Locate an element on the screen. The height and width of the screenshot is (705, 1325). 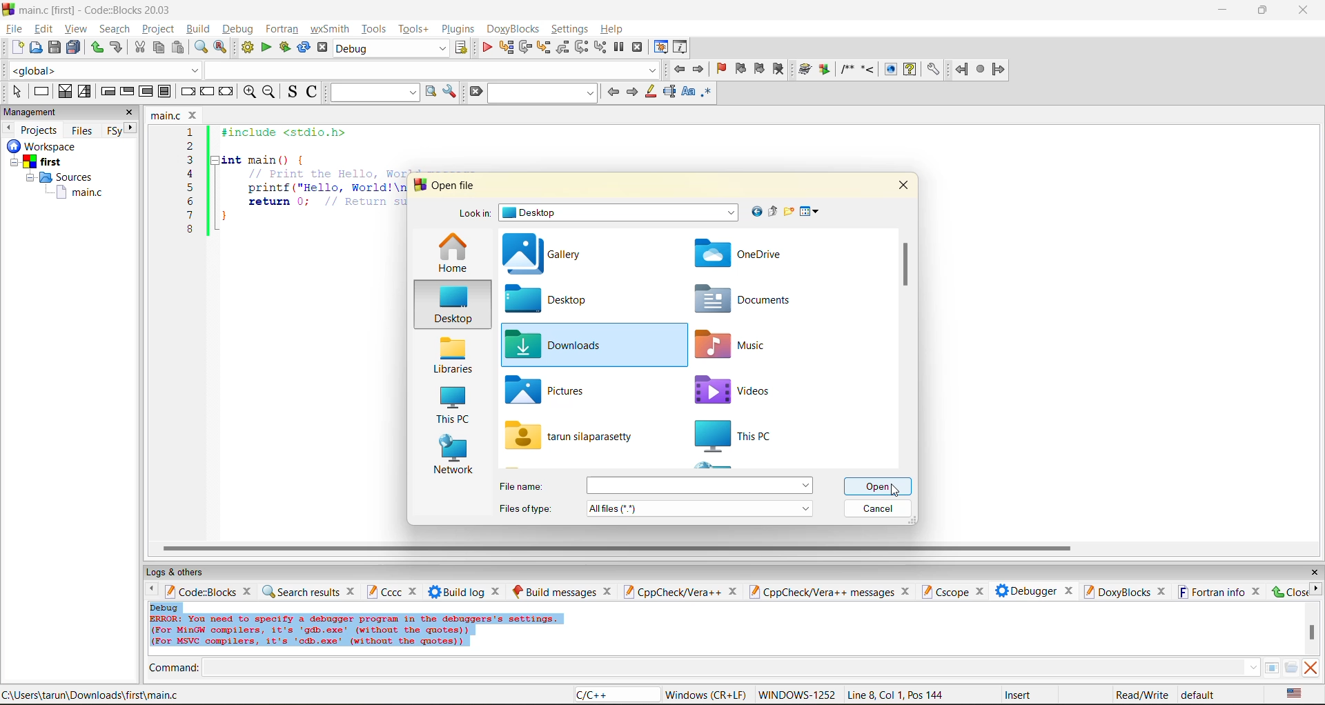
open is located at coordinates (37, 48).